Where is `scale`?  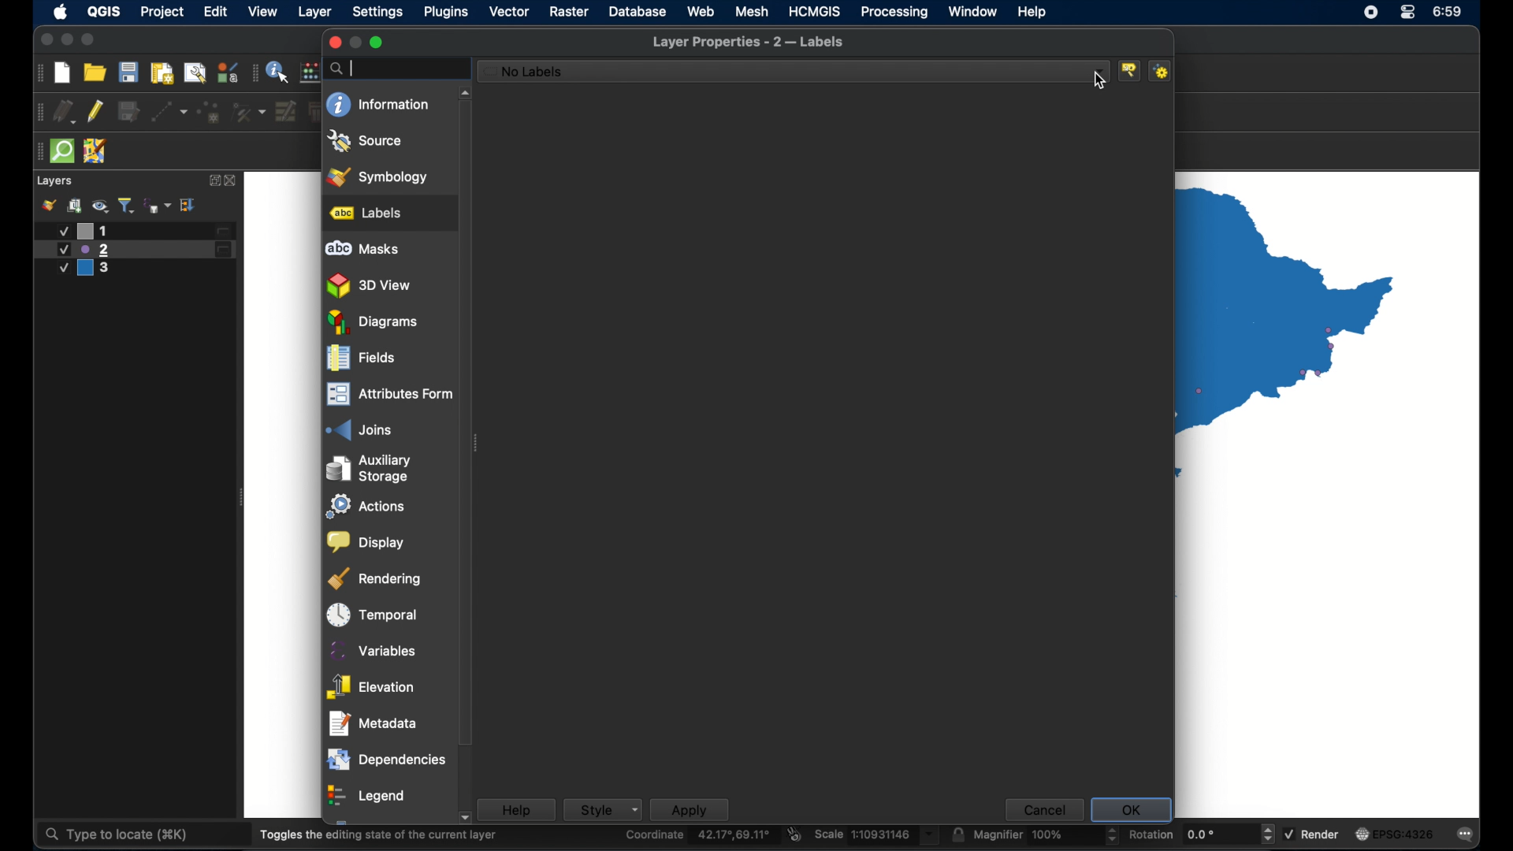 scale is located at coordinates (877, 835).